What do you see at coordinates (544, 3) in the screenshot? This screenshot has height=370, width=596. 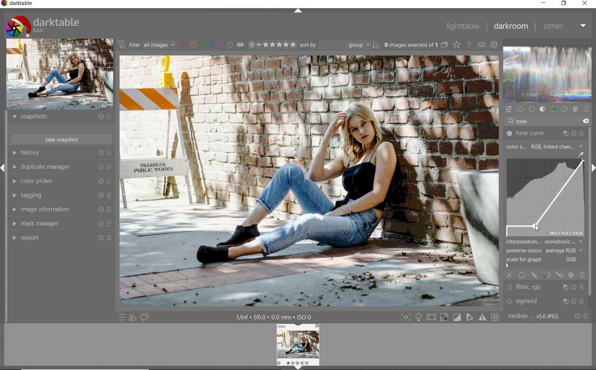 I see `minimize` at bounding box center [544, 3].